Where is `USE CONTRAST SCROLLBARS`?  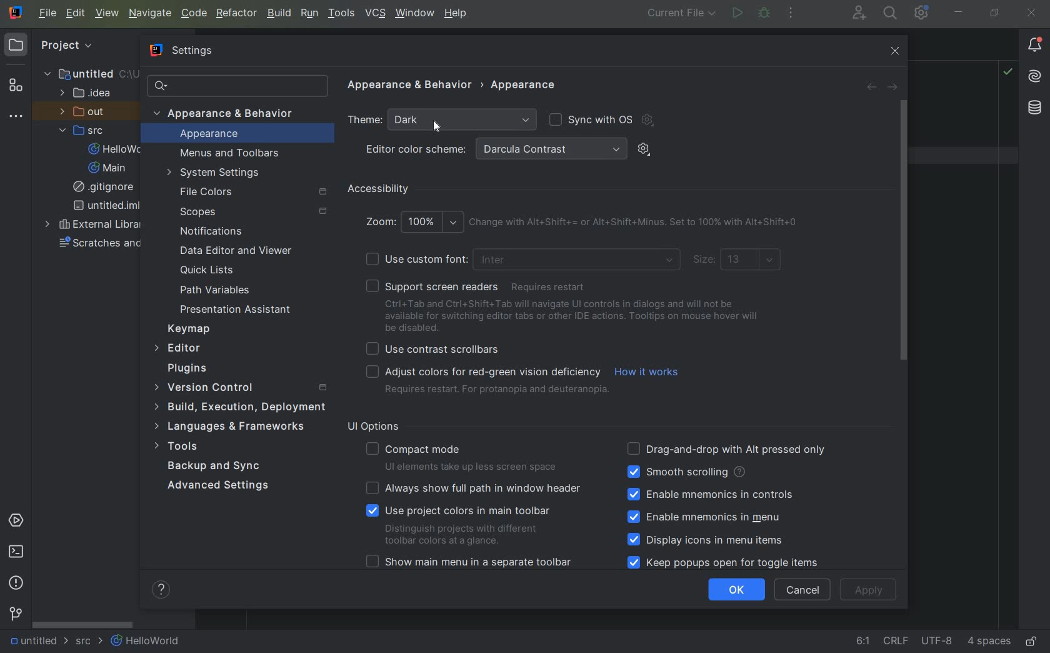 USE CONTRAST SCROLLBARS is located at coordinates (437, 348).